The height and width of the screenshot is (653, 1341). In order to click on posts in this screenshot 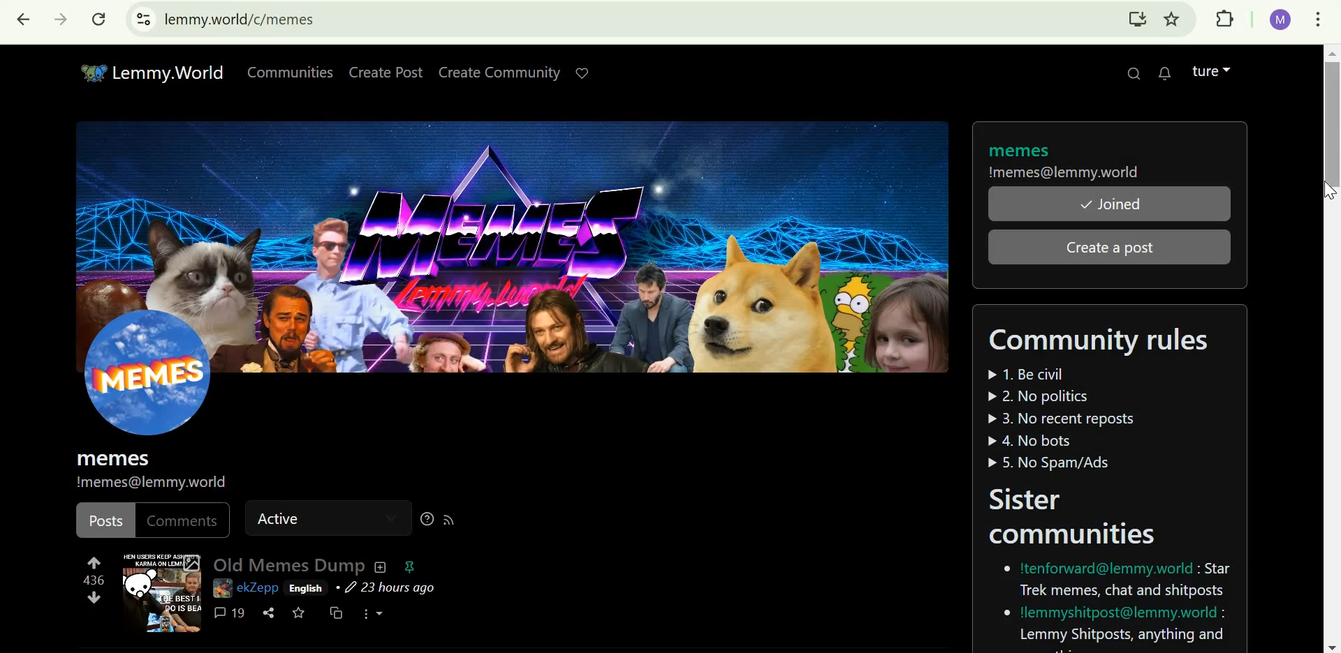, I will do `click(107, 520)`.